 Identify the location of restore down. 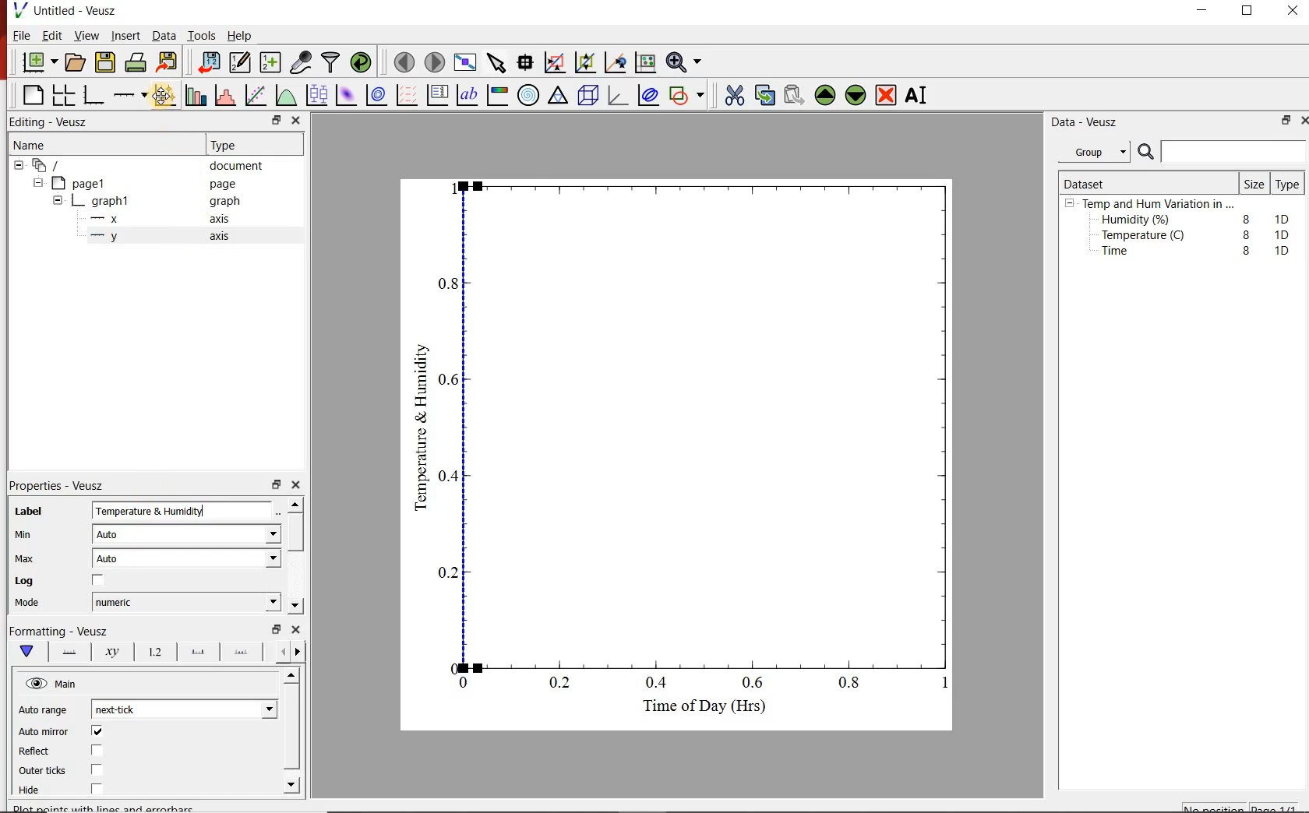
(1283, 122).